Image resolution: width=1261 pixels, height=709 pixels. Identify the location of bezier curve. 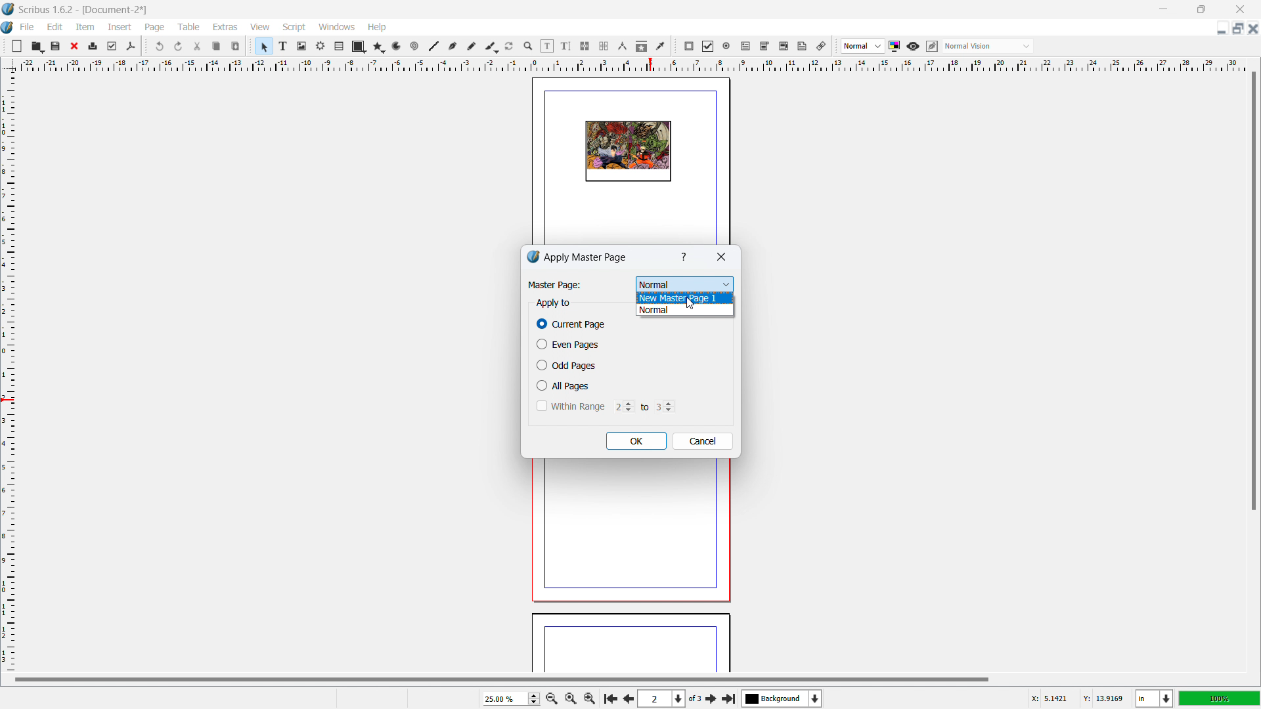
(453, 47).